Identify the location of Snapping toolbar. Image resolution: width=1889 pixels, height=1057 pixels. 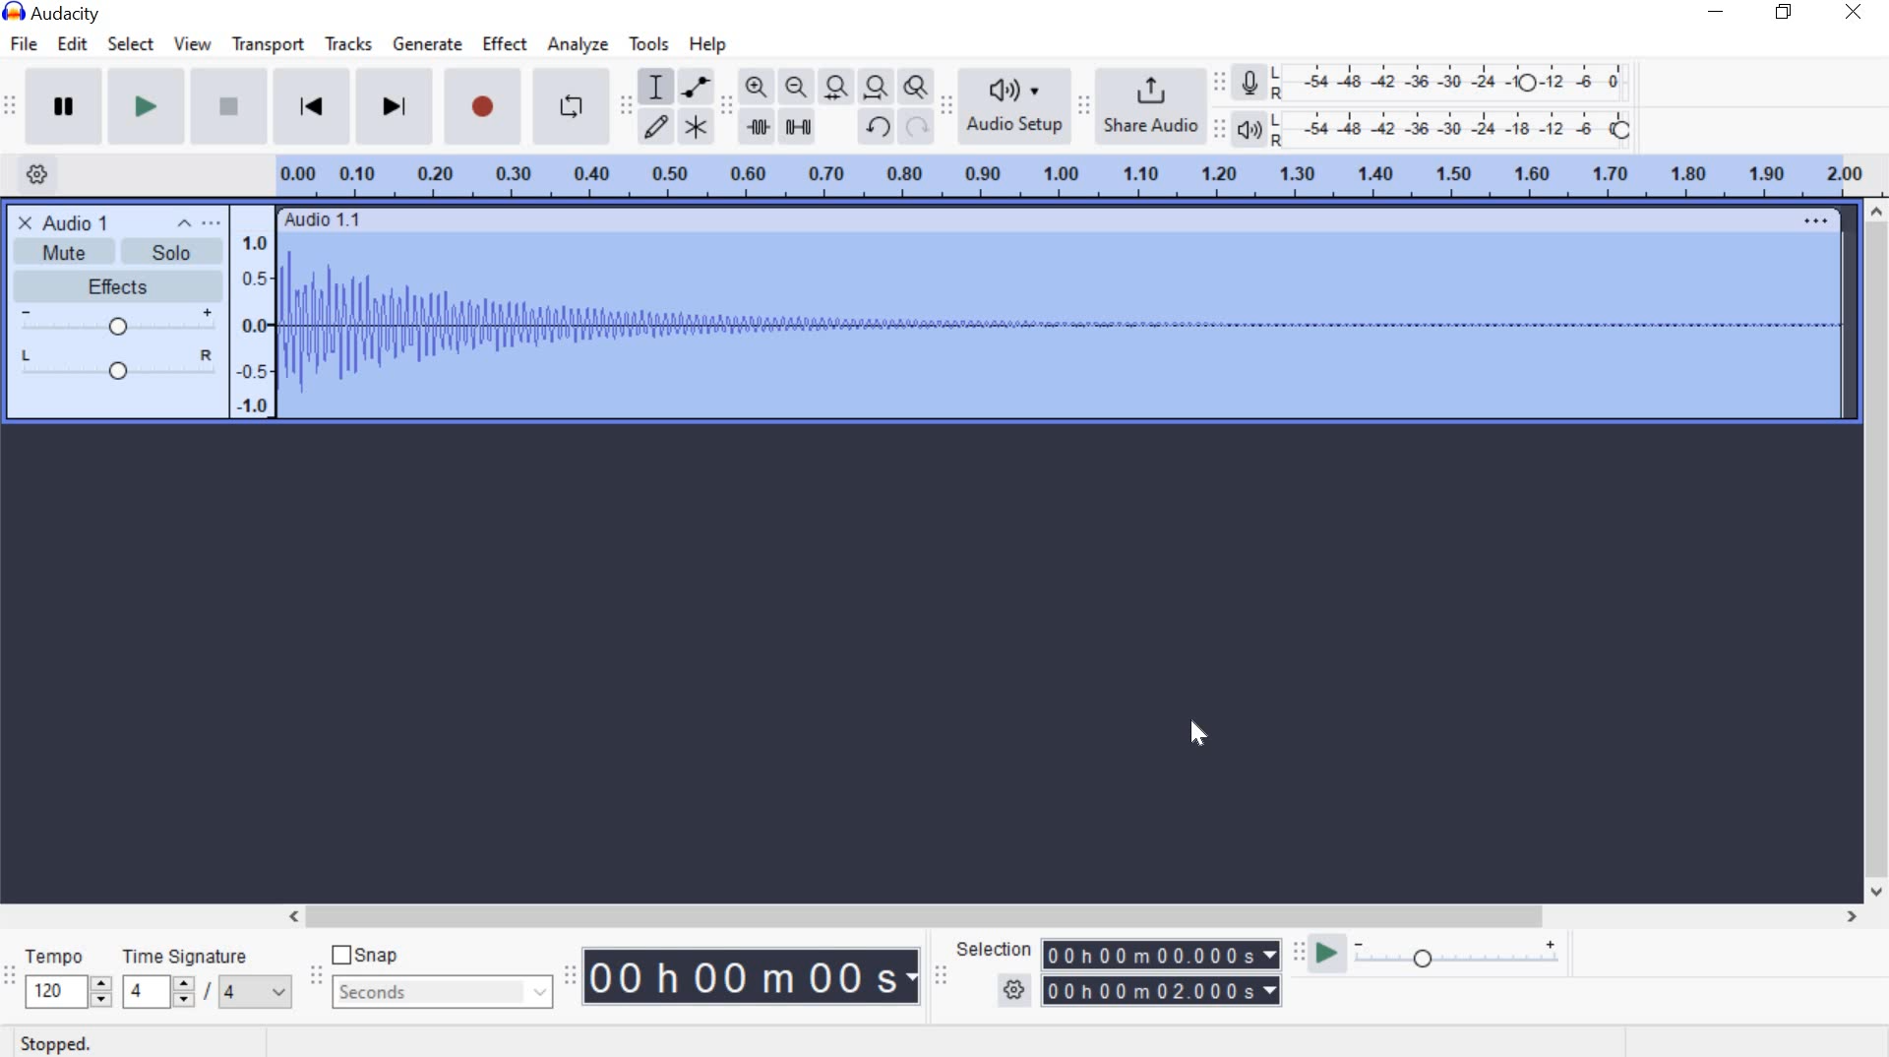
(321, 977).